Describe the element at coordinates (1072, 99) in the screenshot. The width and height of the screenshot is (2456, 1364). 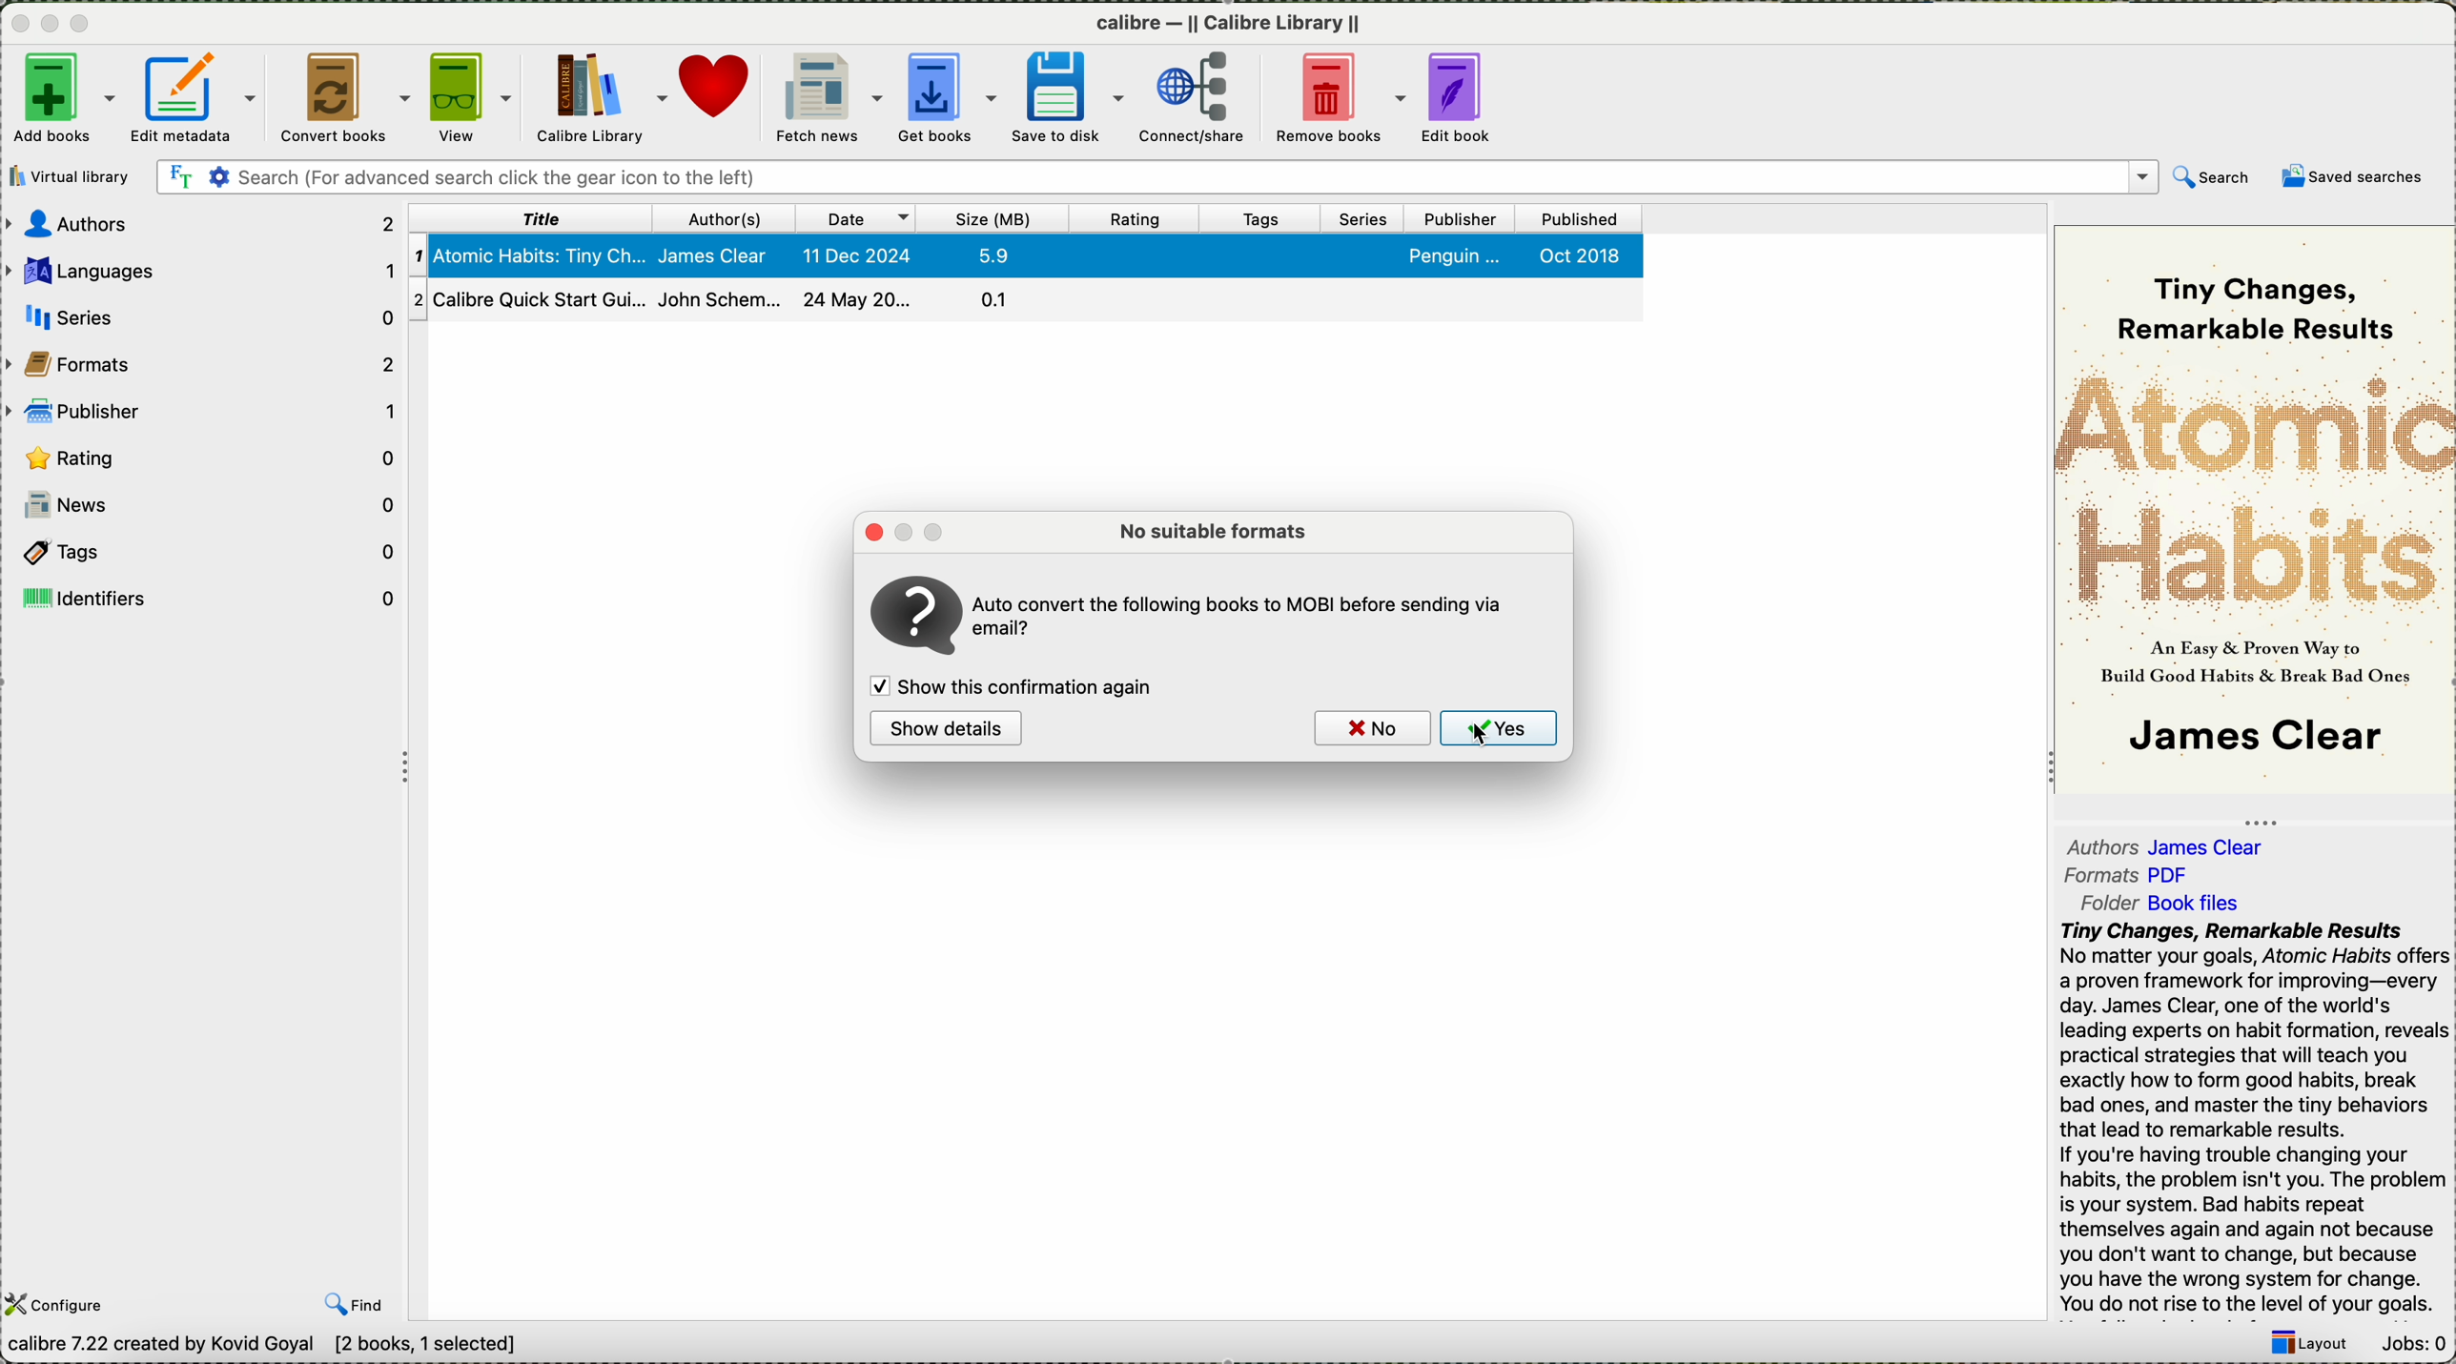
I see `save to disk` at that location.